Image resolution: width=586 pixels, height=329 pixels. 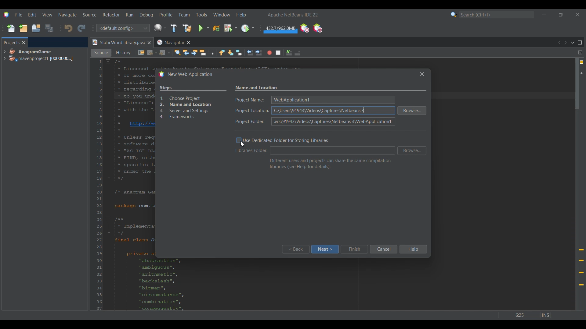 What do you see at coordinates (83, 43) in the screenshot?
I see `Minimize` at bounding box center [83, 43].